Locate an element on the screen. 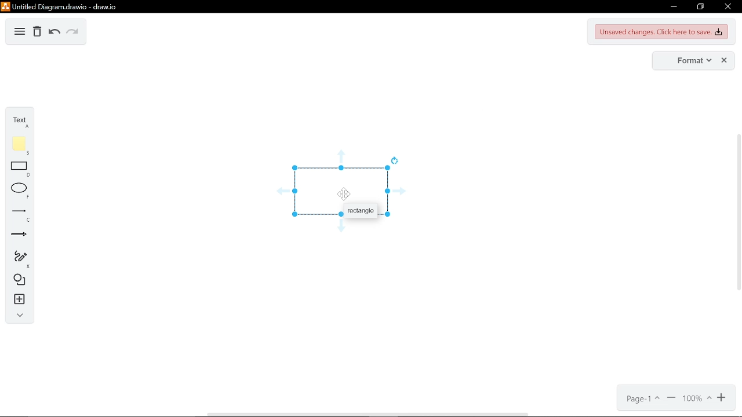 This screenshot has height=417, width=742. close is located at coordinates (725, 61).